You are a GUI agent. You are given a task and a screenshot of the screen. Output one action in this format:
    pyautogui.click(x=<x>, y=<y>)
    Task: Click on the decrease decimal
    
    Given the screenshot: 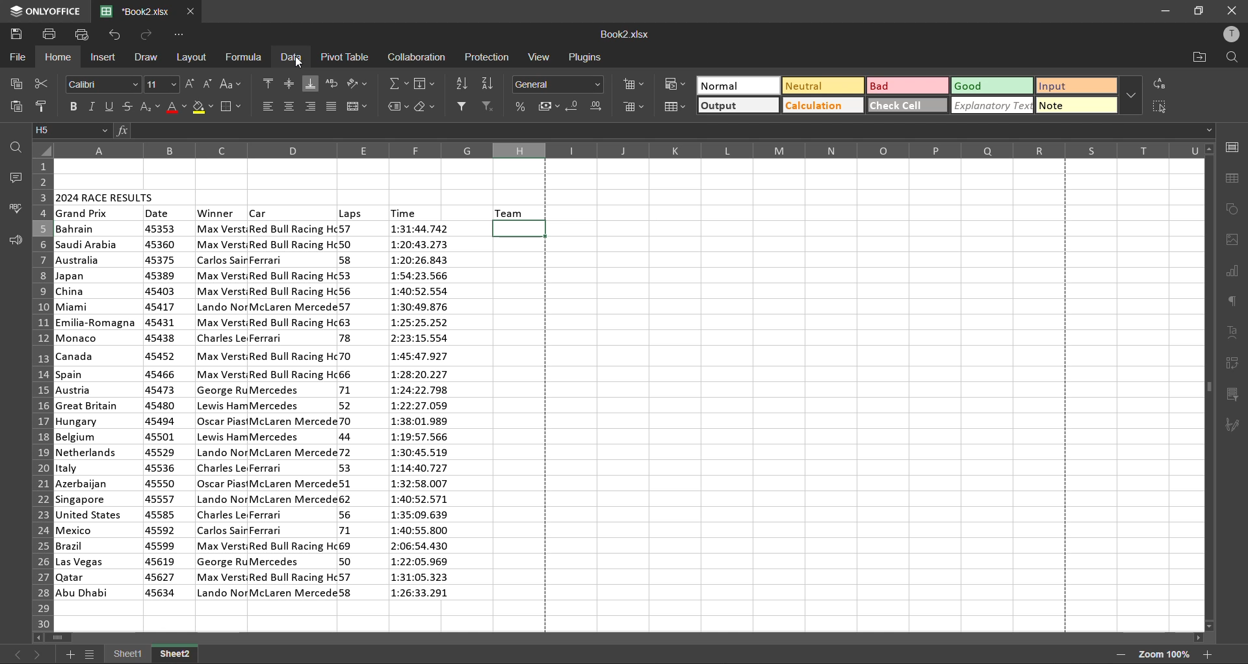 What is the action you would take?
    pyautogui.click(x=572, y=106)
    